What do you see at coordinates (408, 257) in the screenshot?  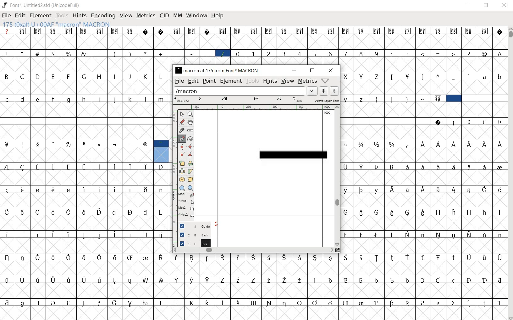 I see `Symbol` at bounding box center [408, 257].